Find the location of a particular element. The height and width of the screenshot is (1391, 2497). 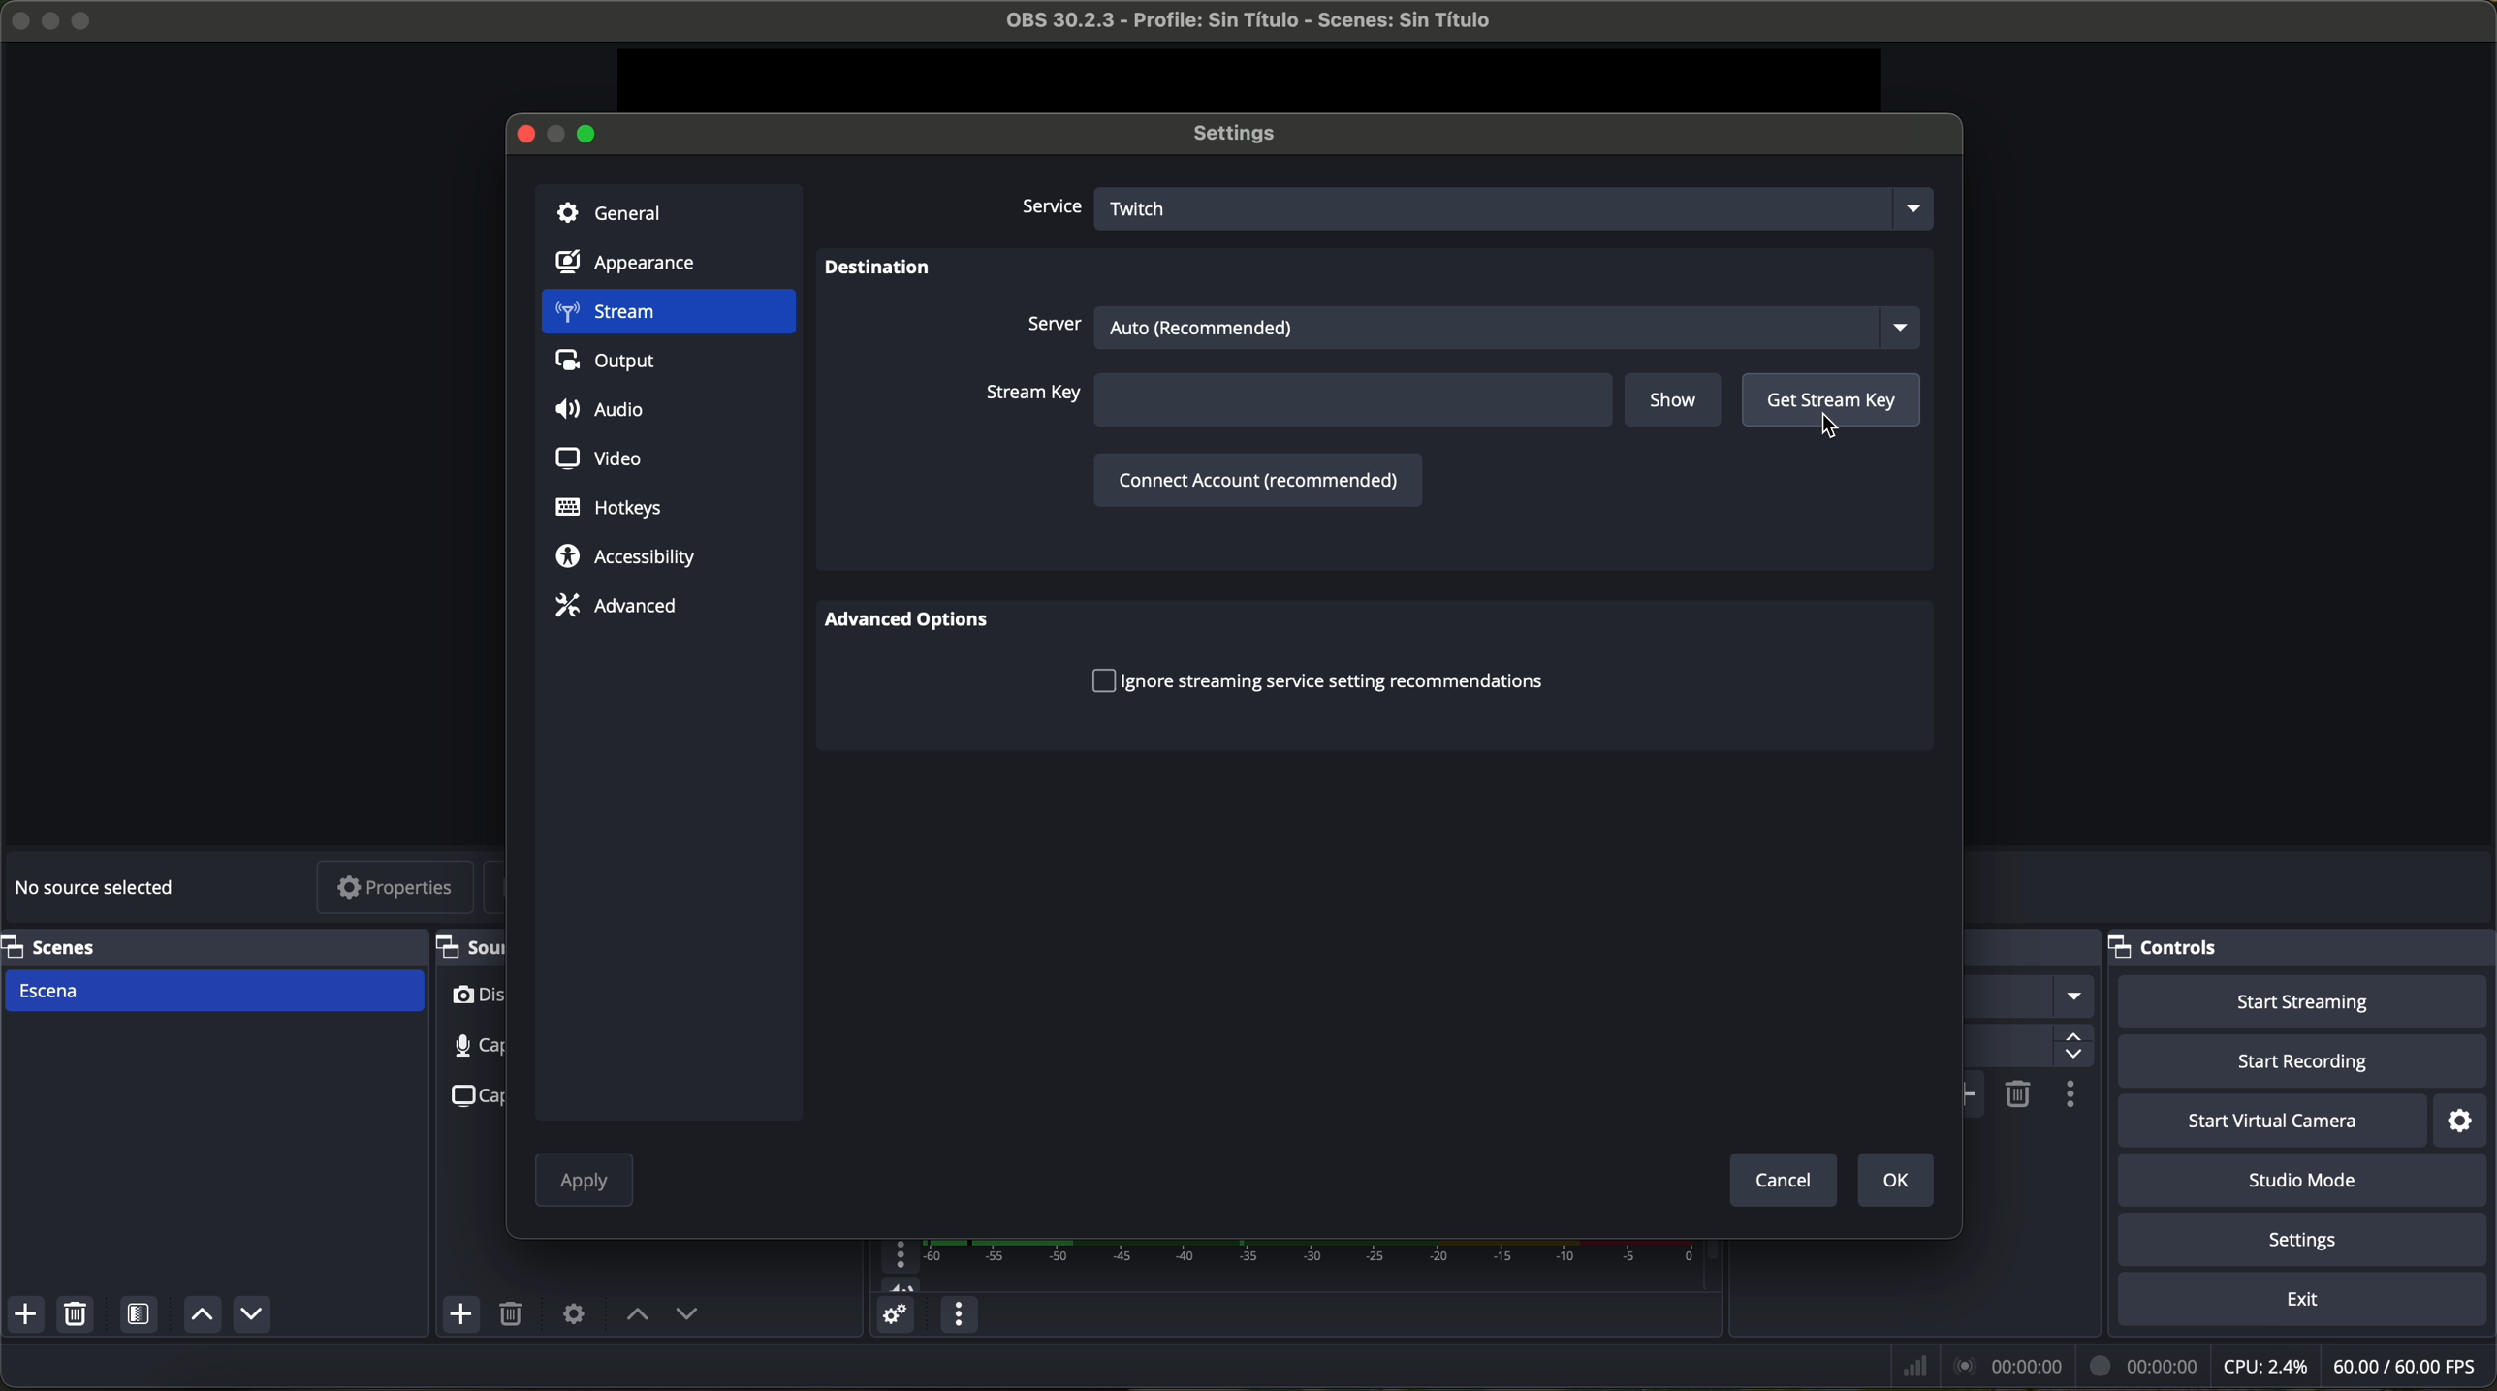

settings is located at coordinates (2307, 1243).